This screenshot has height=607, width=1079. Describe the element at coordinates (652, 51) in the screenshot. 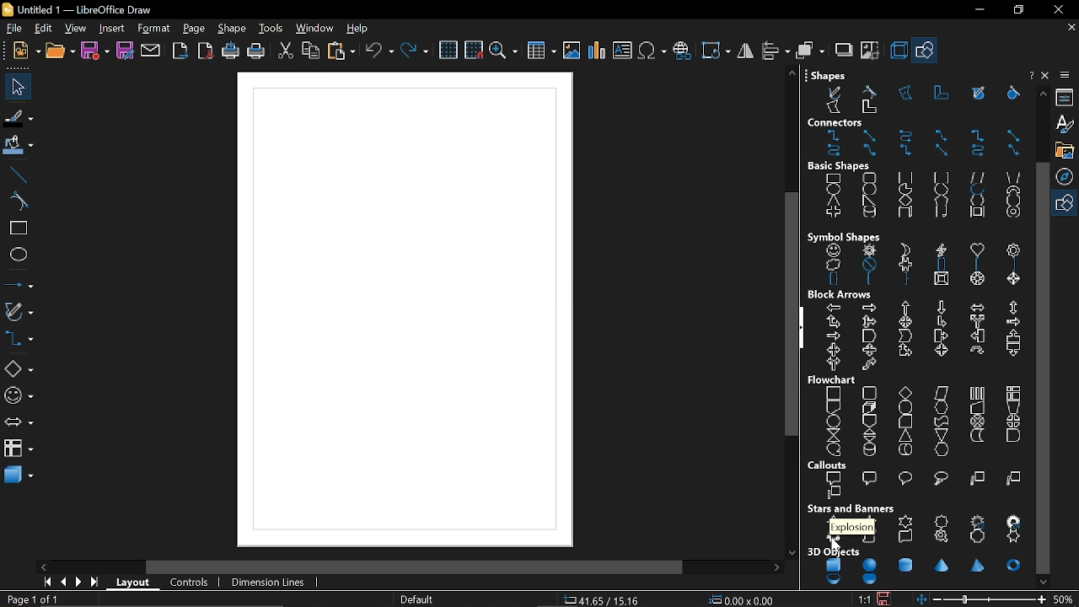

I see `insert symbol` at that location.